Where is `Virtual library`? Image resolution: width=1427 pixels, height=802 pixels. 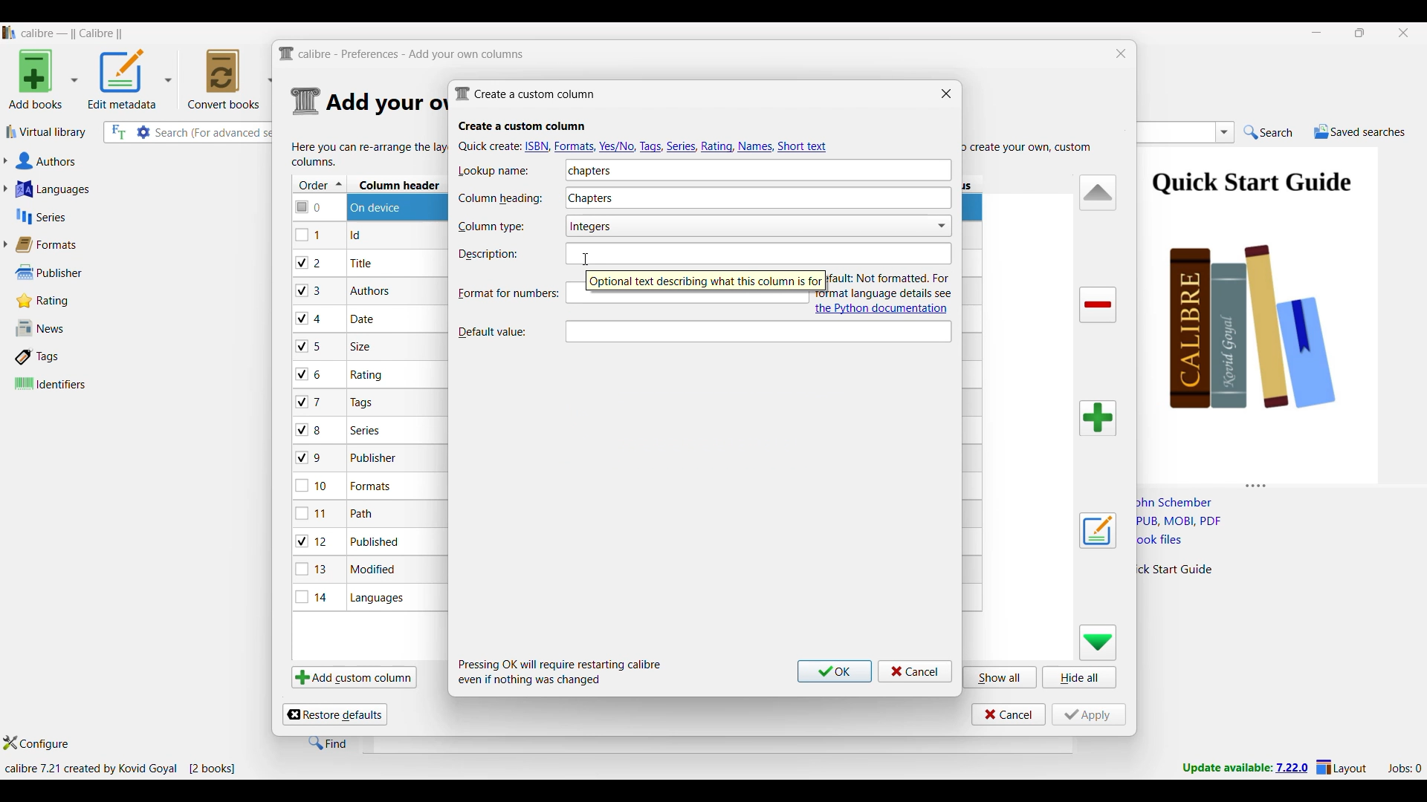
Virtual library is located at coordinates (47, 131).